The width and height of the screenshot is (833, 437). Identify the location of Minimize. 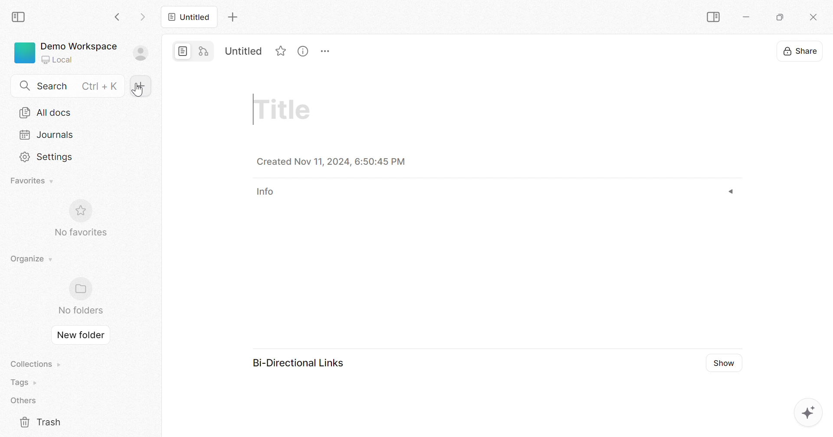
(748, 19).